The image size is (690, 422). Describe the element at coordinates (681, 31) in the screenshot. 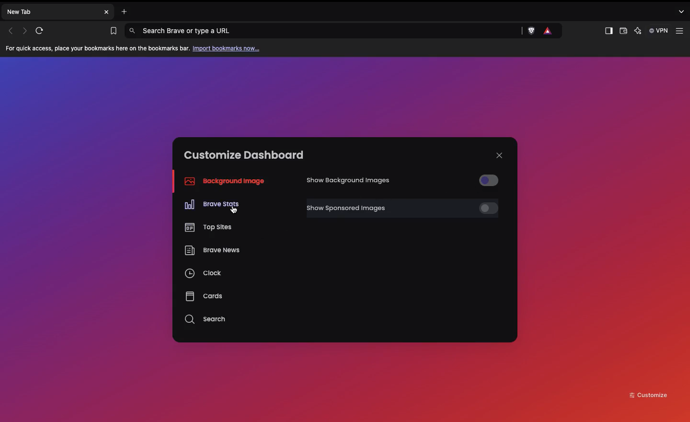

I see `Customize and control Brave` at that location.